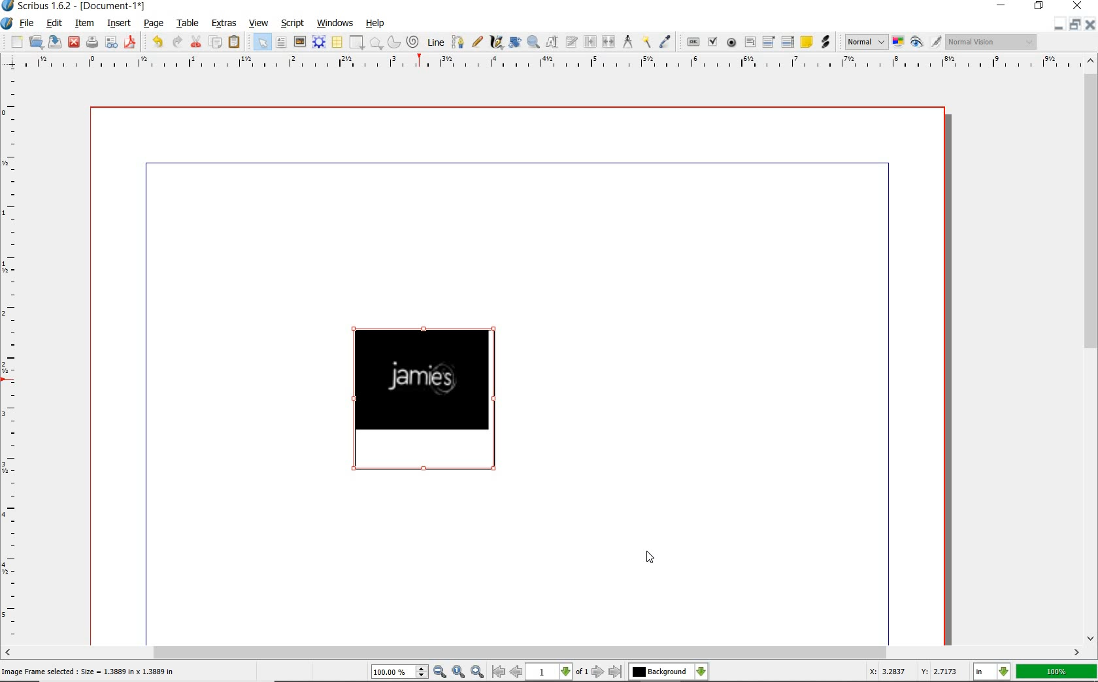 The width and height of the screenshot is (1098, 682). Describe the element at coordinates (608, 41) in the screenshot. I see `unlink text frames` at that location.